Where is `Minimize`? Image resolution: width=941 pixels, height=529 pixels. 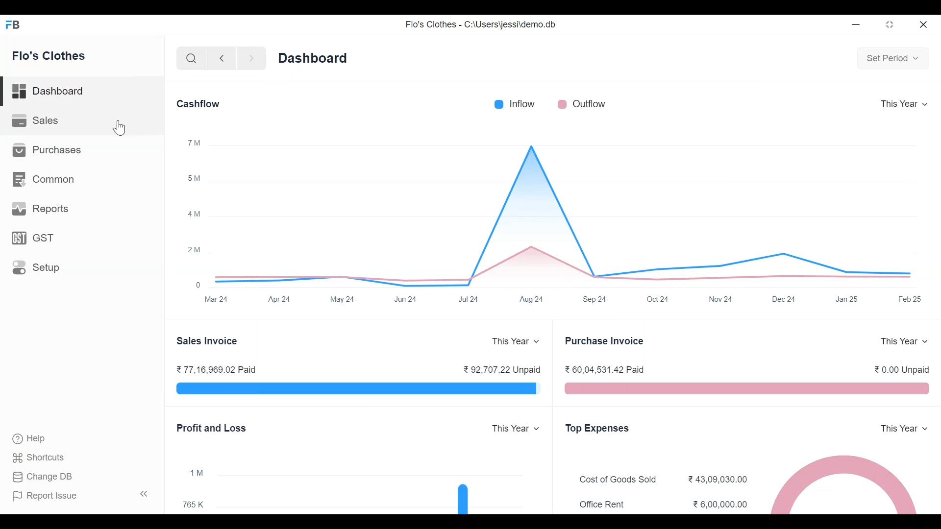
Minimize is located at coordinates (856, 25).